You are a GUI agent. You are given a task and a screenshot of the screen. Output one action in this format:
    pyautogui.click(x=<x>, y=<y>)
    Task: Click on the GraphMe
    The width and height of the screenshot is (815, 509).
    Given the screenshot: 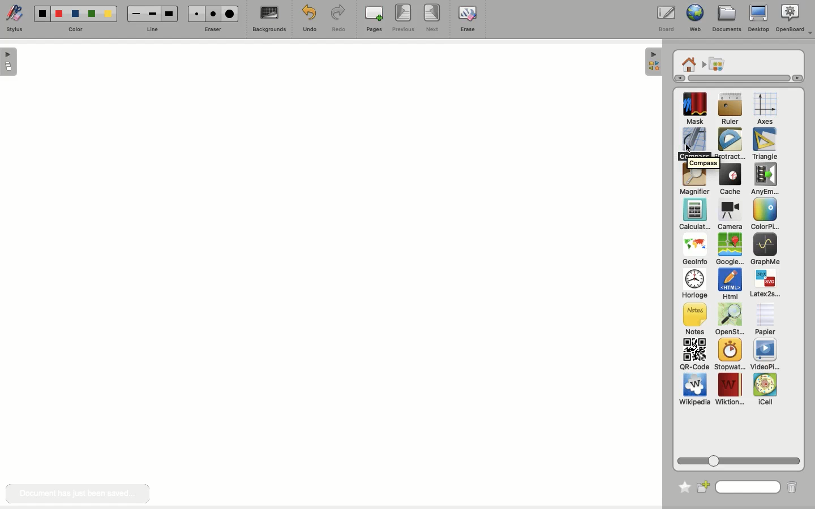 What is the action you would take?
    pyautogui.click(x=765, y=250)
    